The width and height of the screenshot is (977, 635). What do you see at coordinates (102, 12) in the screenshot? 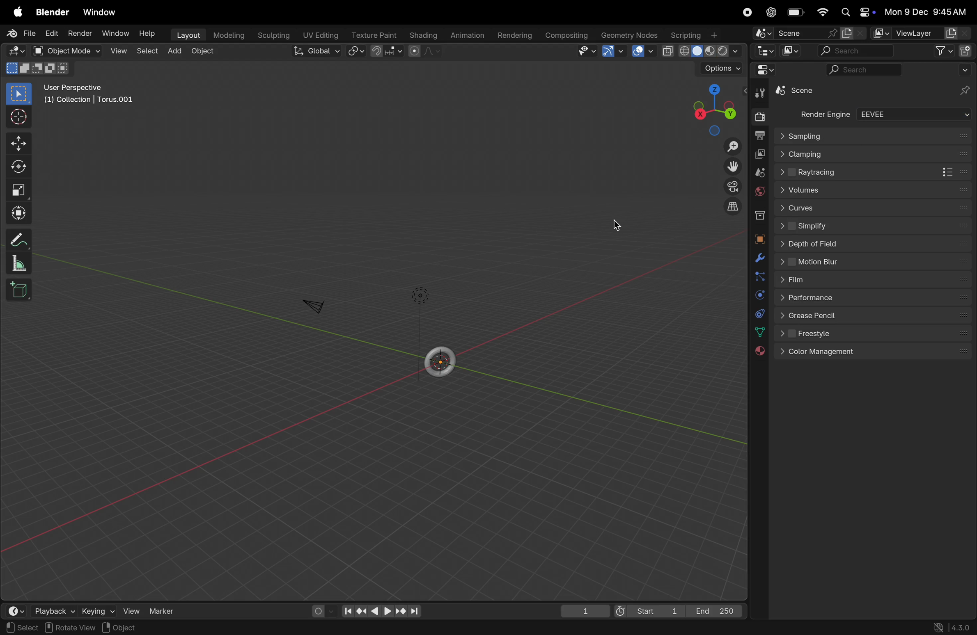
I see `Window` at bounding box center [102, 12].